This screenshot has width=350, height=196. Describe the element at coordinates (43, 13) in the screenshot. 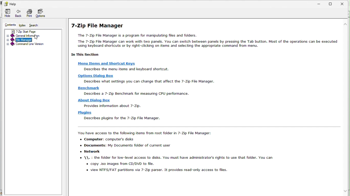

I see `Options` at that location.